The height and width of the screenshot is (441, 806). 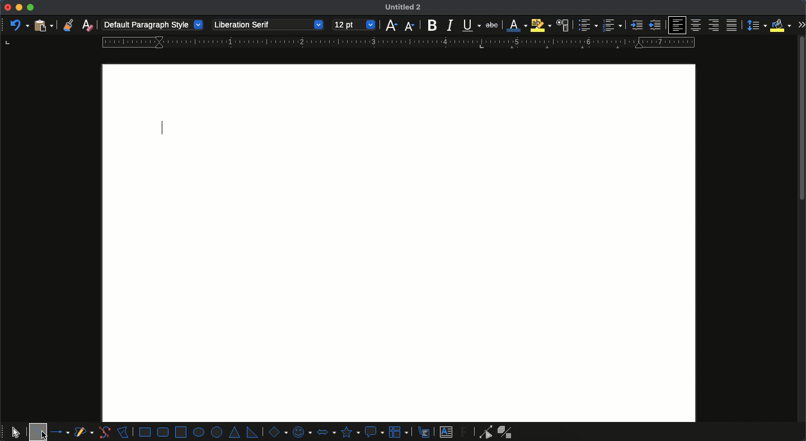 What do you see at coordinates (43, 25) in the screenshot?
I see `paste` at bounding box center [43, 25].